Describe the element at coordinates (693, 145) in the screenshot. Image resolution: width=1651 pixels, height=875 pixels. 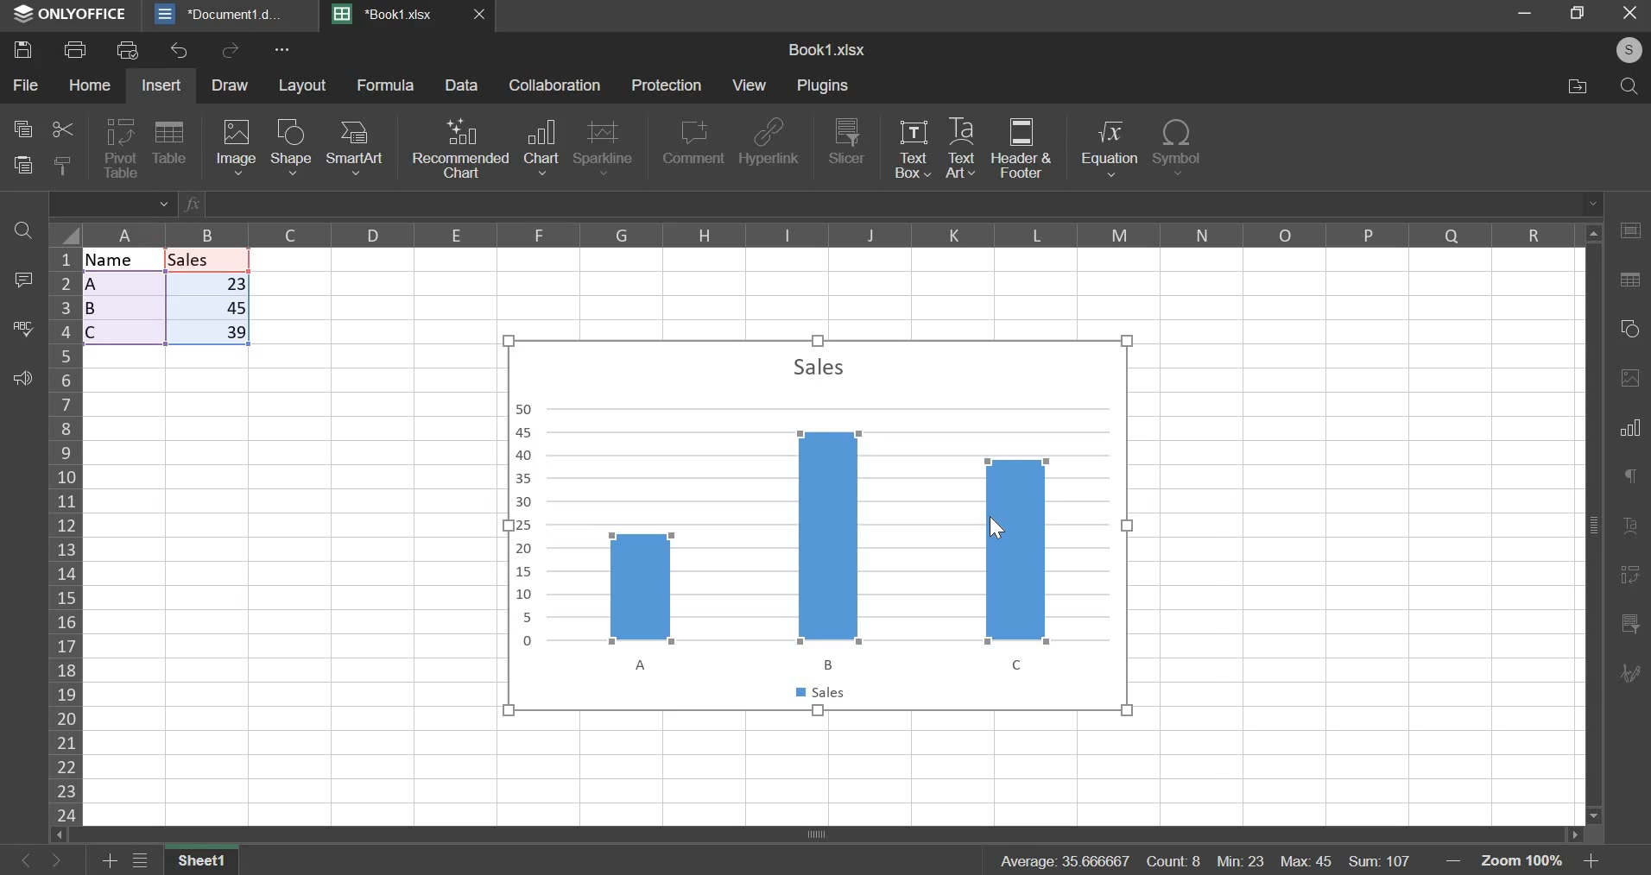
I see `comment` at that location.